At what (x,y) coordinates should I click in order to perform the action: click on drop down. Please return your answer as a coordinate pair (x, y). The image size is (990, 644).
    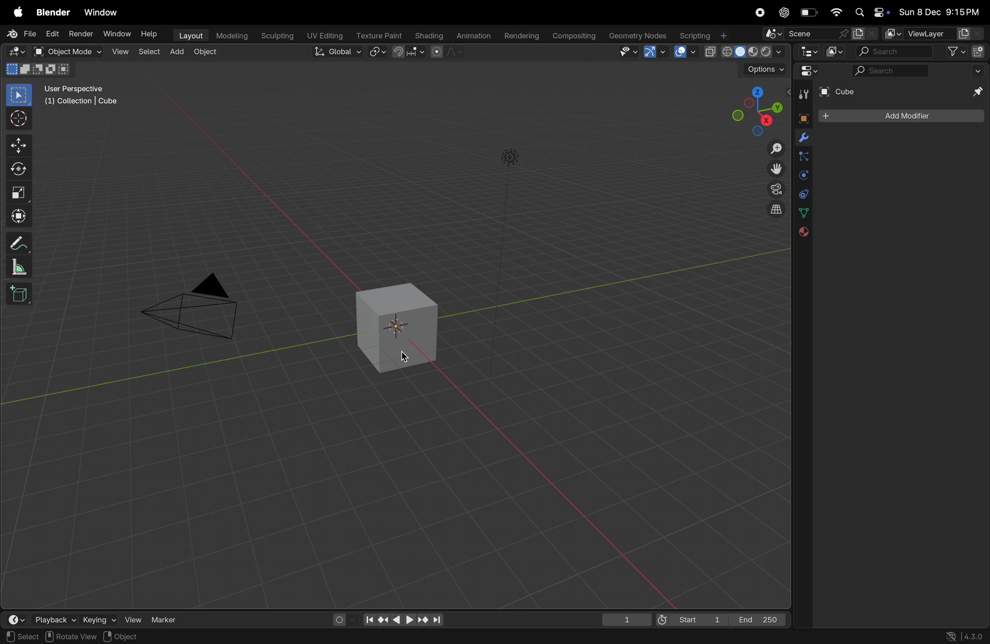
    Looking at the image, I should click on (980, 70).